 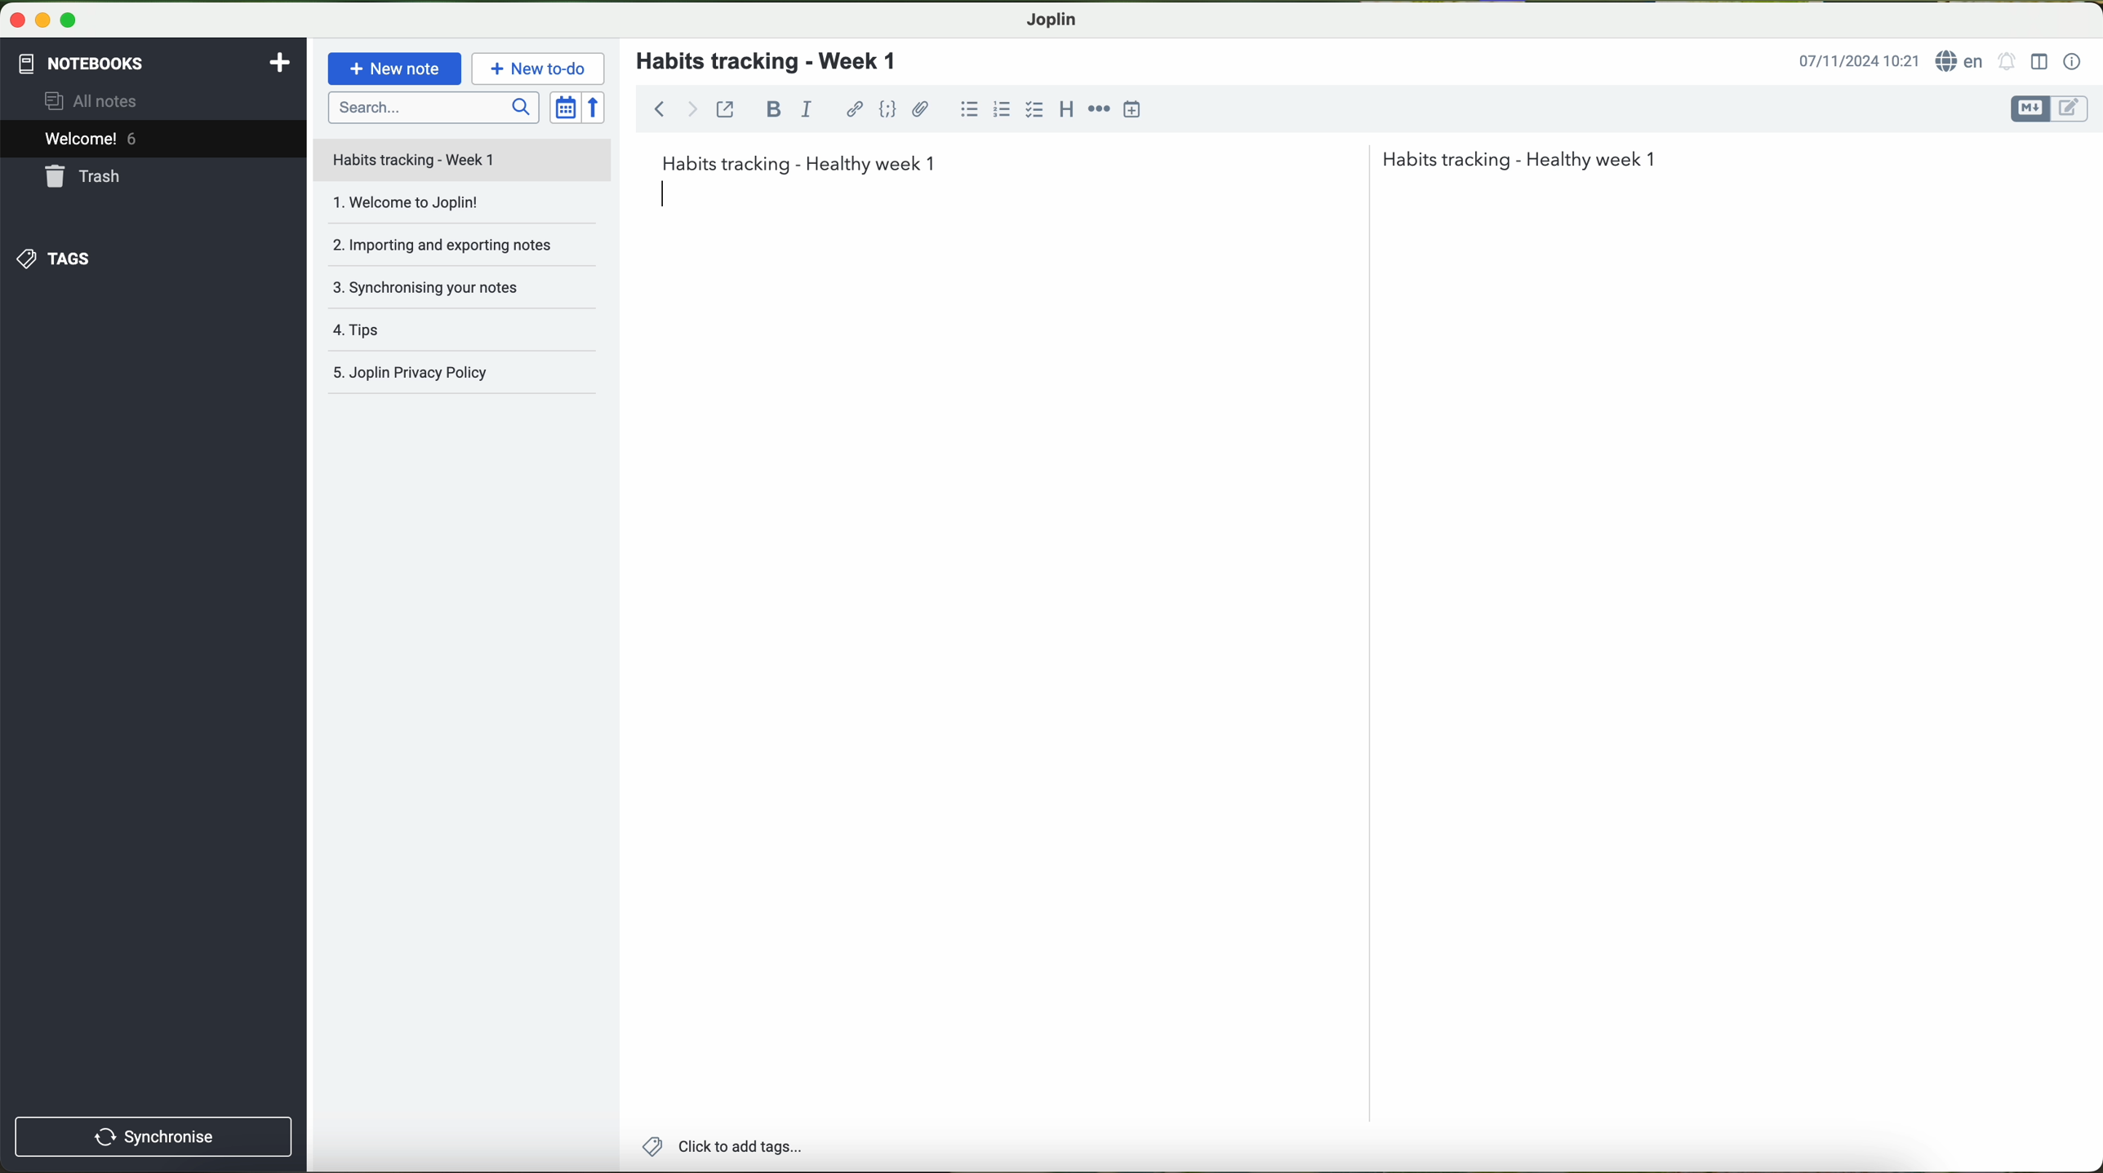 I want to click on attach file, so click(x=922, y=108).